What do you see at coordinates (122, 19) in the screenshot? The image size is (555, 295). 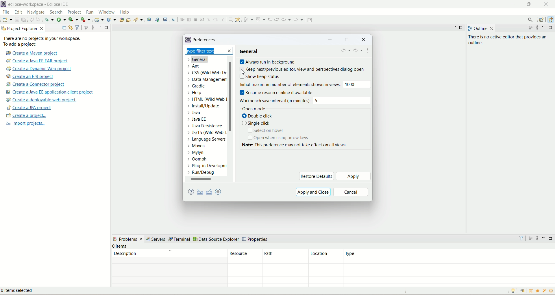 I see `open type` at bounding box center [122, 19].